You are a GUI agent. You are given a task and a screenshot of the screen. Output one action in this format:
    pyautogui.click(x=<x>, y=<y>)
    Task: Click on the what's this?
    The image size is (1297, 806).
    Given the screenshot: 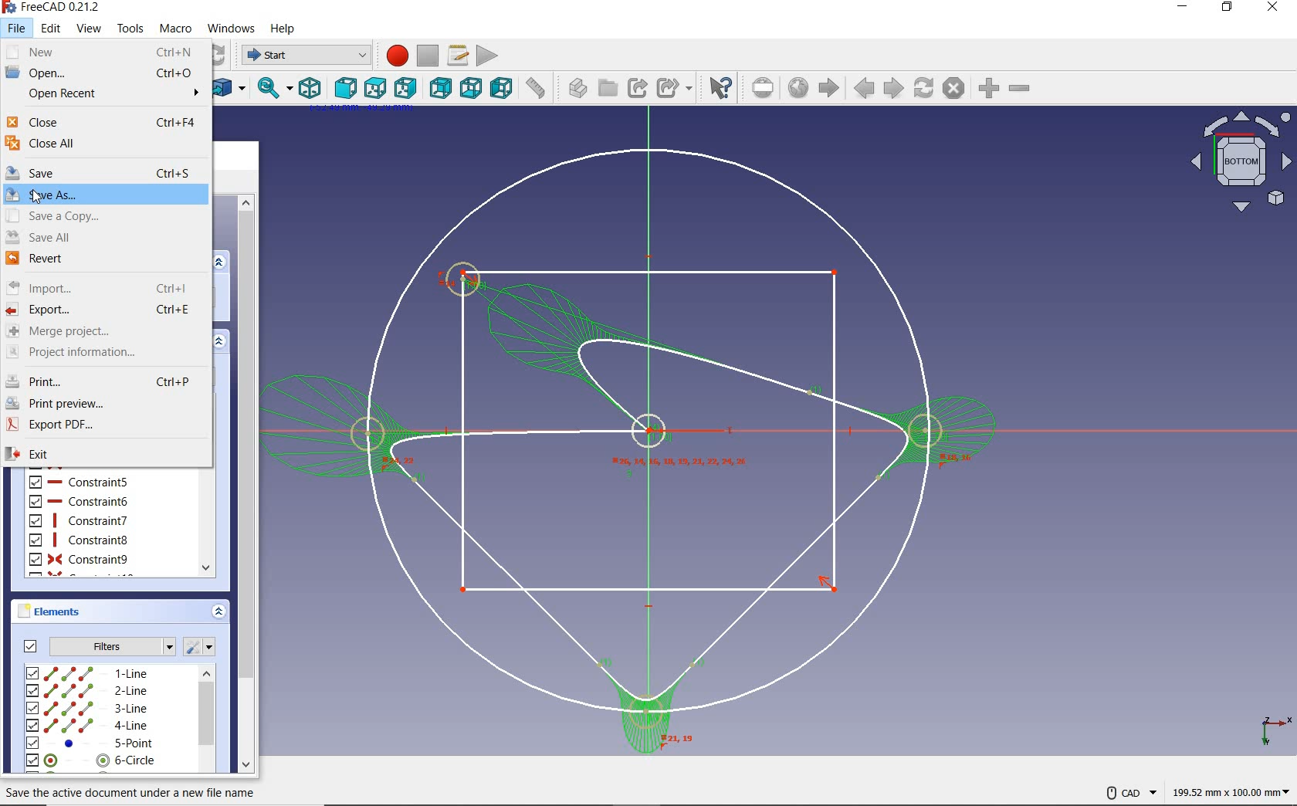 What is the action you would take?
    pyautogui.click(x=720, y=88)
    